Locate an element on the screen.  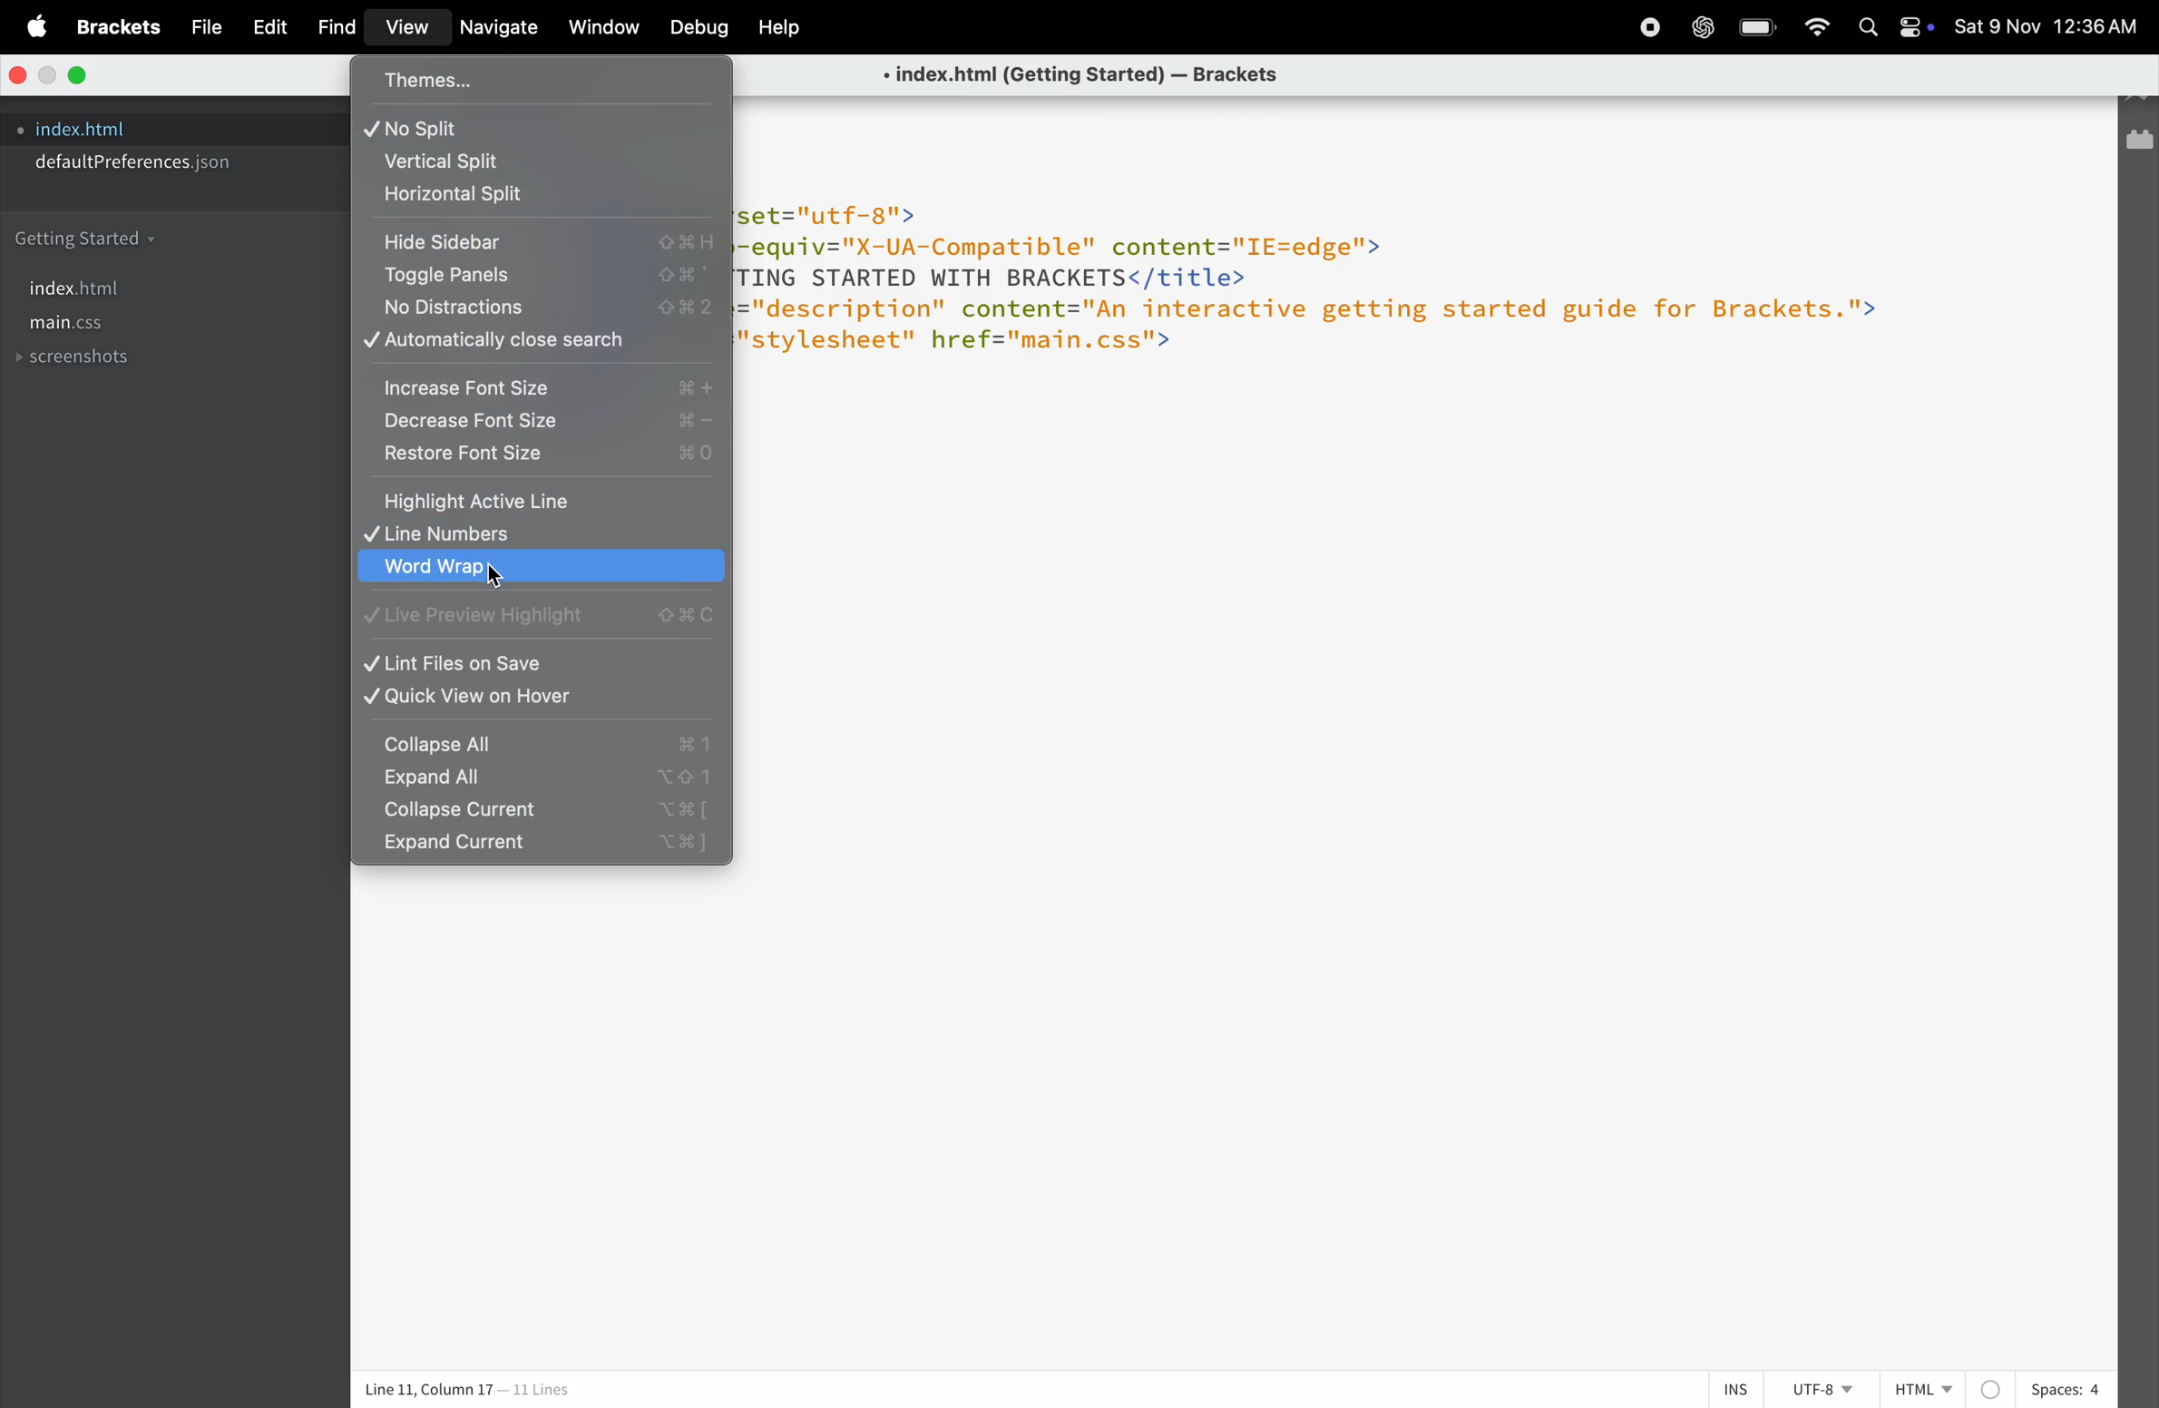
toggle panels is located at coordinates (538, 275).